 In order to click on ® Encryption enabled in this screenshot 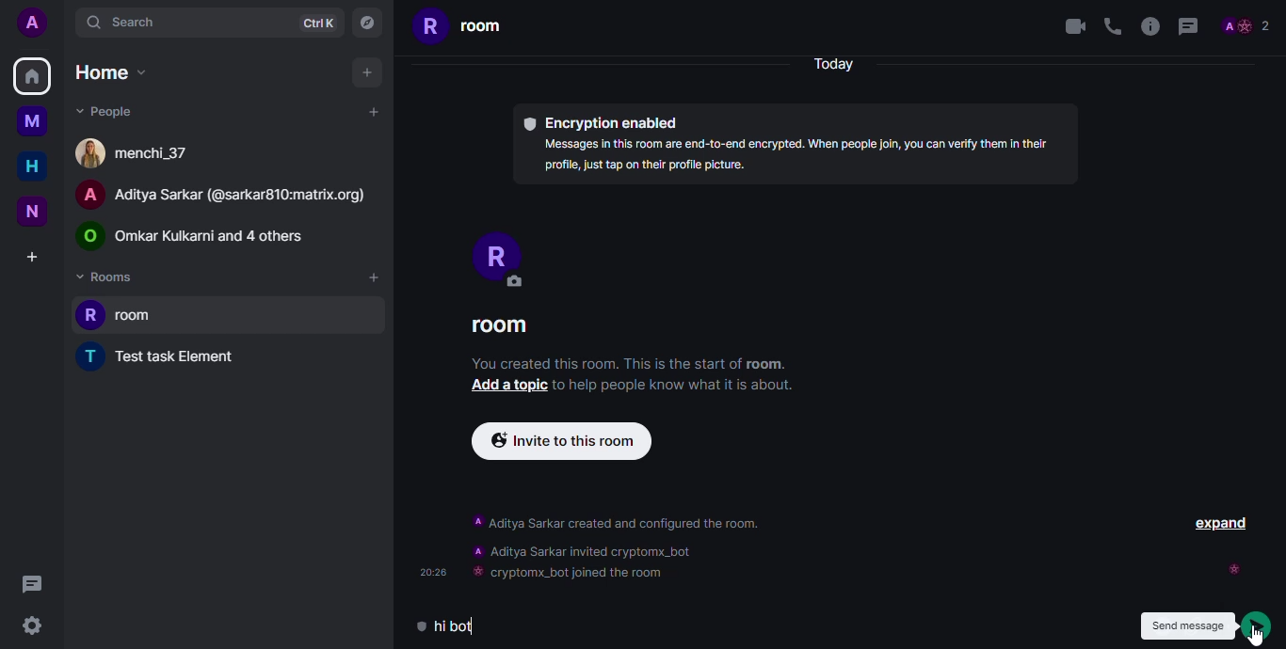, I will do `click(604, 119)`.